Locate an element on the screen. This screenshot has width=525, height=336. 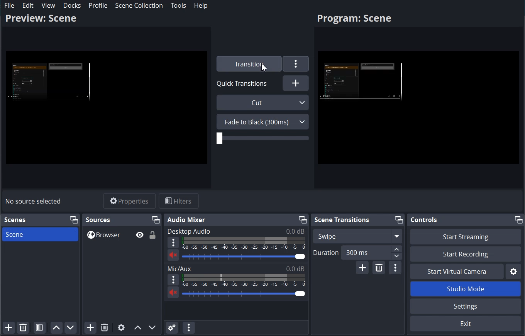
Volume Adjuster is located at coordinates (244, 294).